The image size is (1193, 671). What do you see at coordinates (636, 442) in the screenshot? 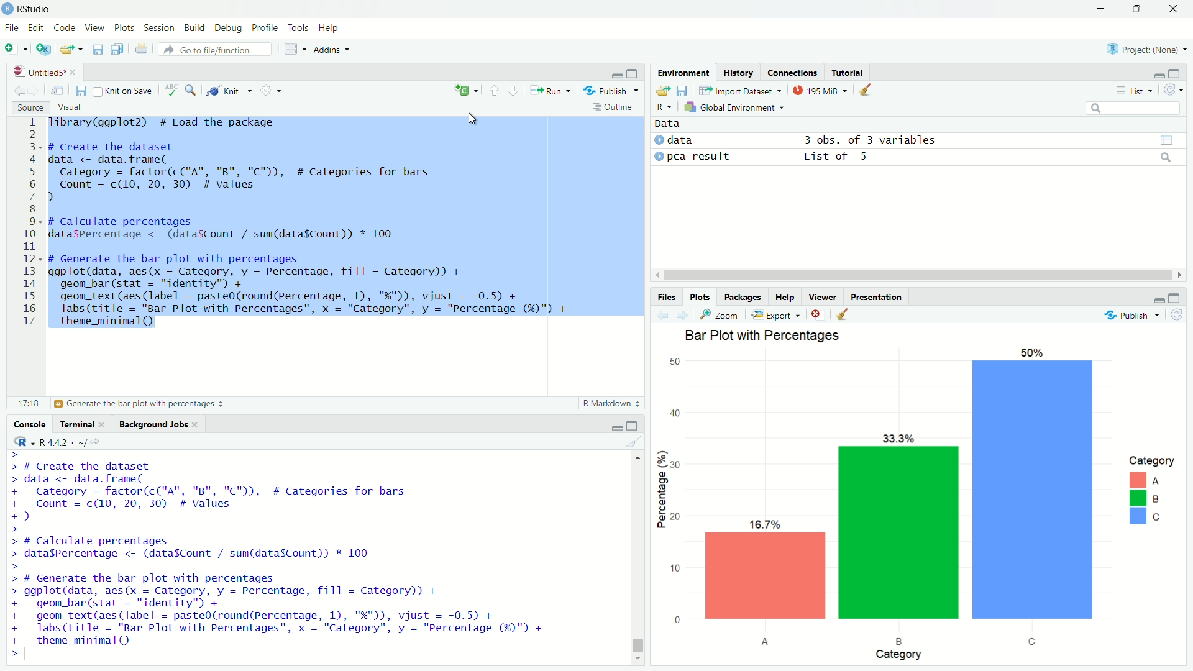
I see `clear console` at bounding box center [636, 442].